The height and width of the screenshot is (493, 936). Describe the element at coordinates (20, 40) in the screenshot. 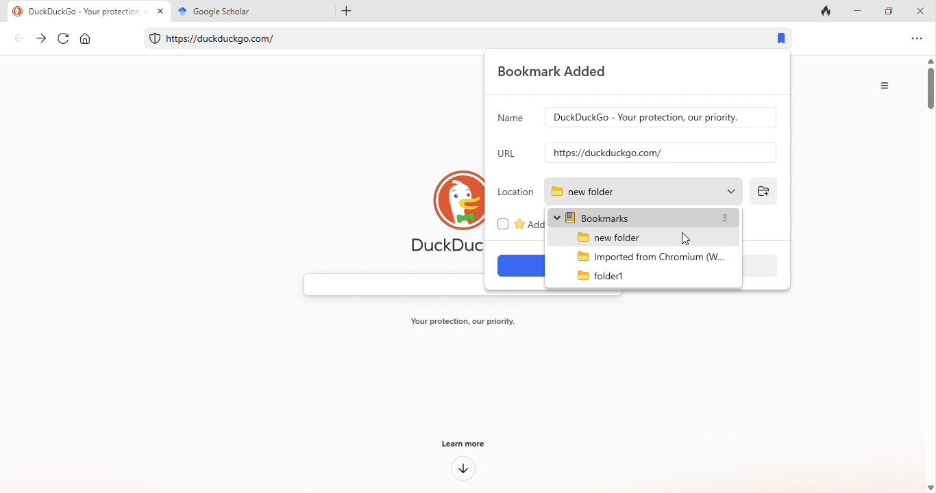

I see `back` at that location.